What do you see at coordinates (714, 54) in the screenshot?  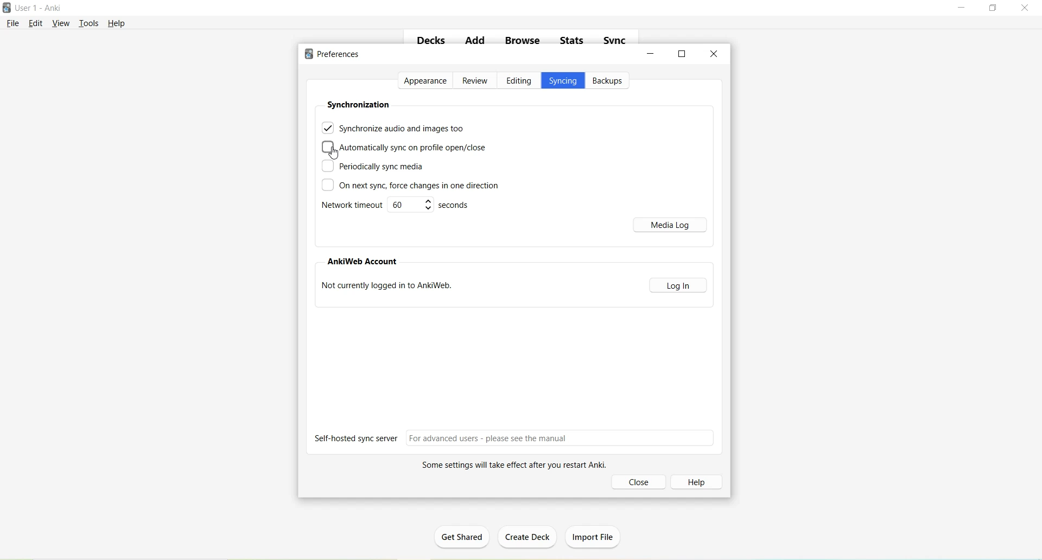 I see `Close` at bounding box center [714, 54].